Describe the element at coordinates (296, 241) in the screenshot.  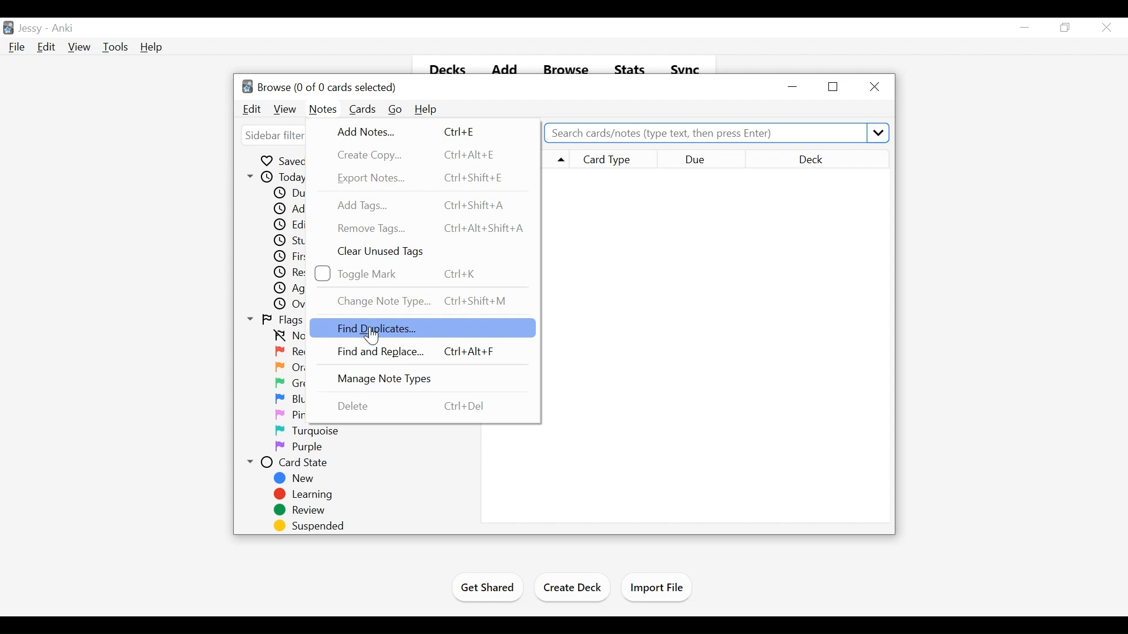
I see `Studied` at that location.